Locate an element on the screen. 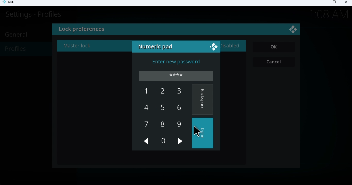  0 is located at coordinates (163, 141).